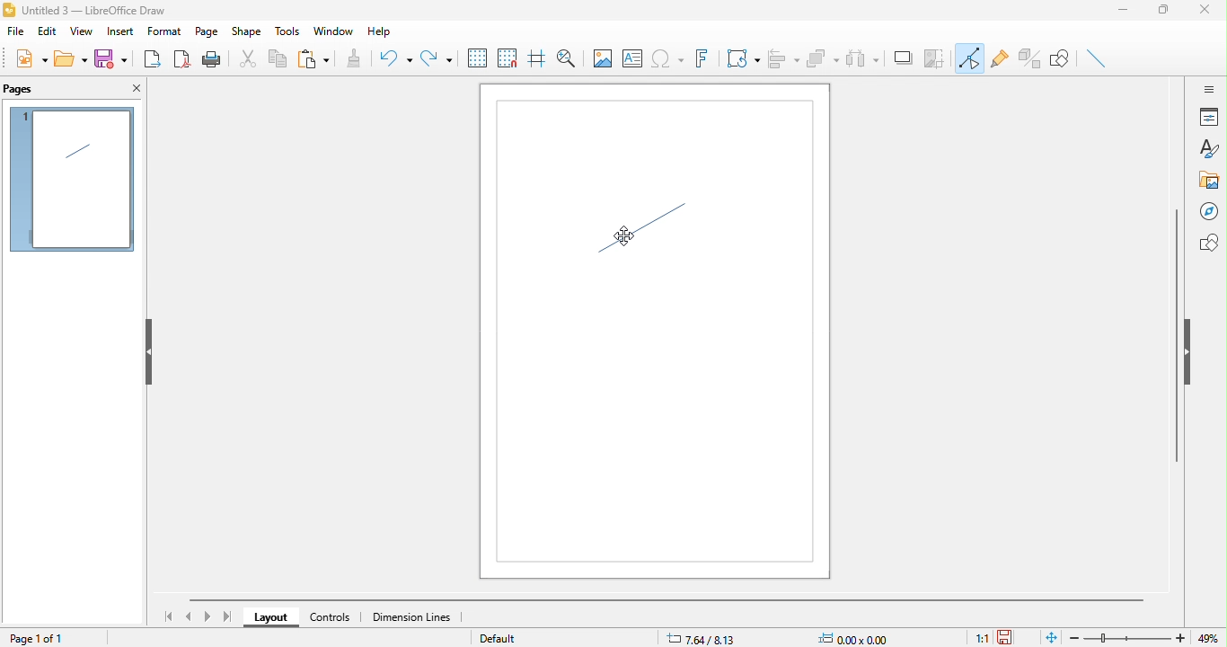 The image size is (1227, 647). Describe the element at coordinates (860, 639) in the screenshot. I see `0.00x0.00` at that location.